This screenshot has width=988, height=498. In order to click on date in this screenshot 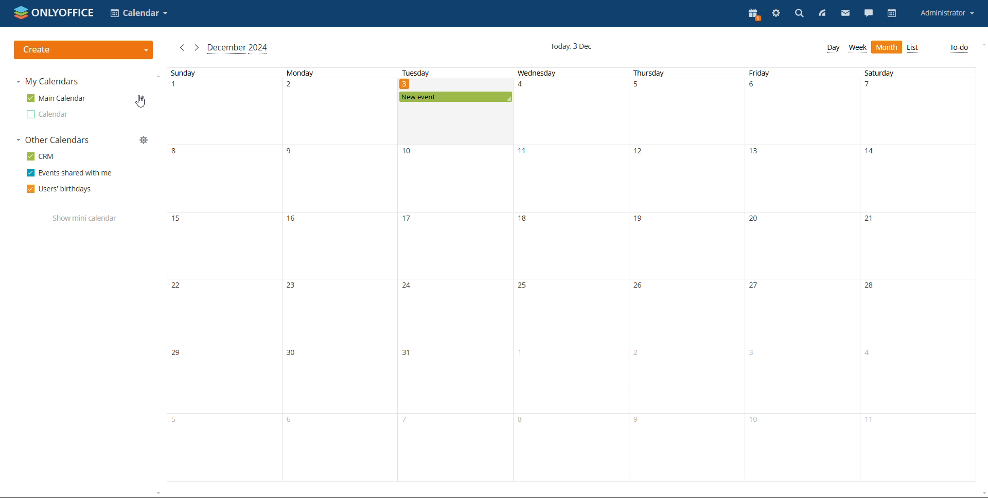, I will do `click(918, 245)`.